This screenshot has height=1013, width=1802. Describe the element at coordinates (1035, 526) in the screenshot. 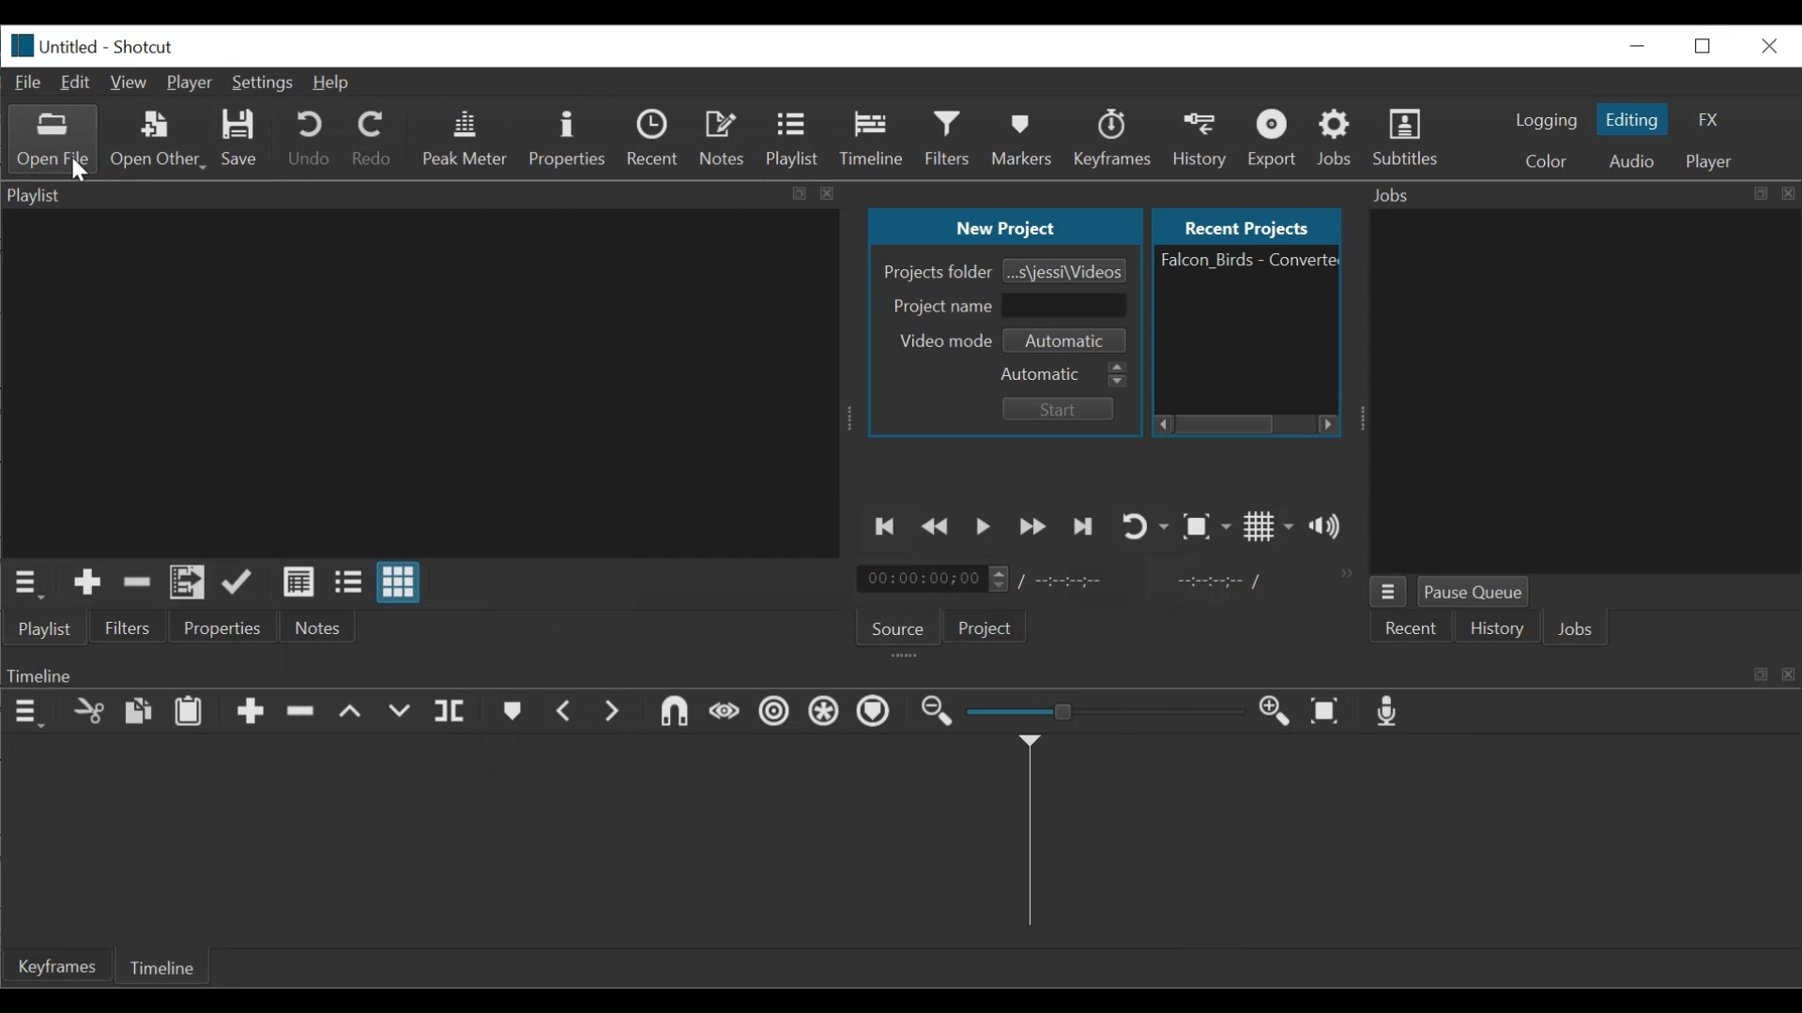

I see `Play quickly forward` at that location.